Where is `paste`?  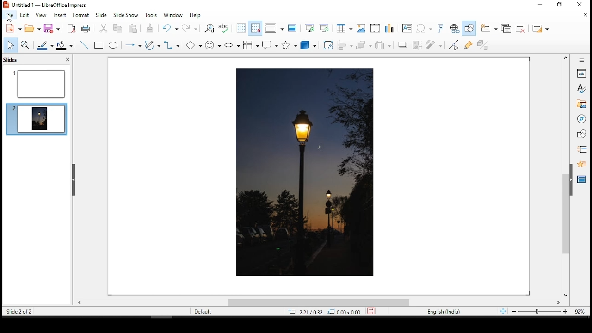 paste is located at coordinates (133, 28).